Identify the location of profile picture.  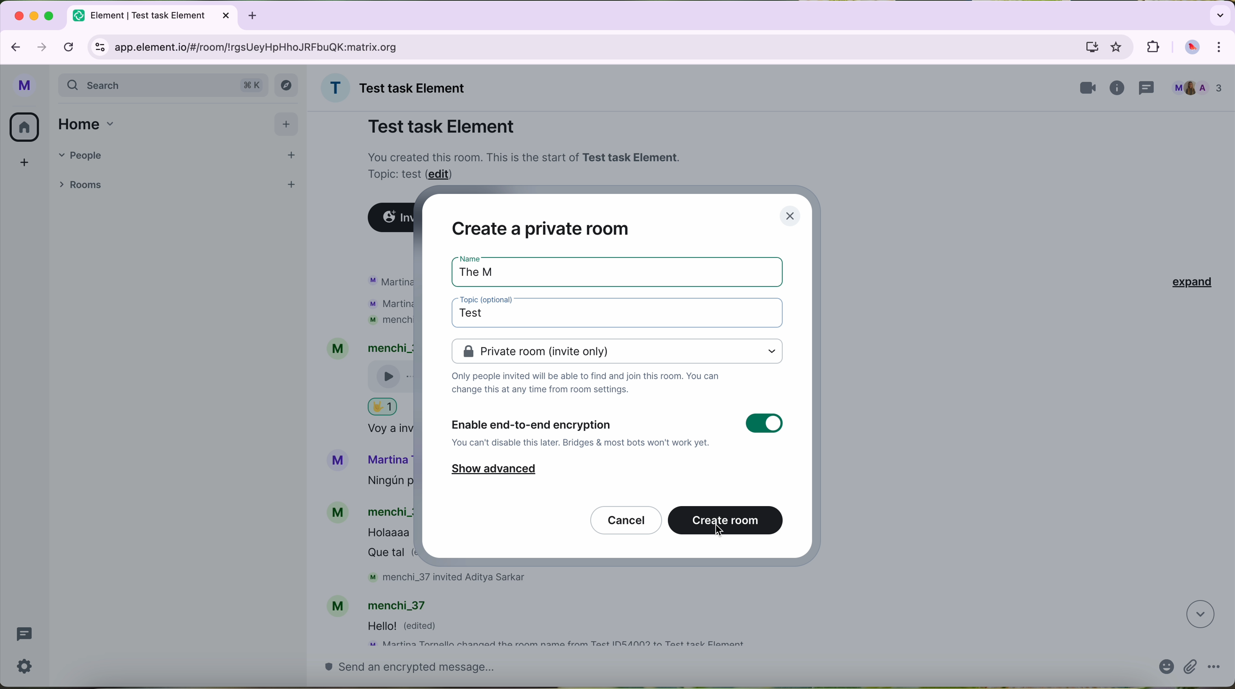
(1192, 48).